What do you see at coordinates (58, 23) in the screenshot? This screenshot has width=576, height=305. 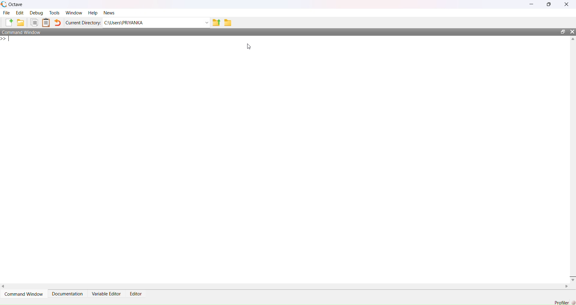 I see `Revert` at bounding box center [58, 23].